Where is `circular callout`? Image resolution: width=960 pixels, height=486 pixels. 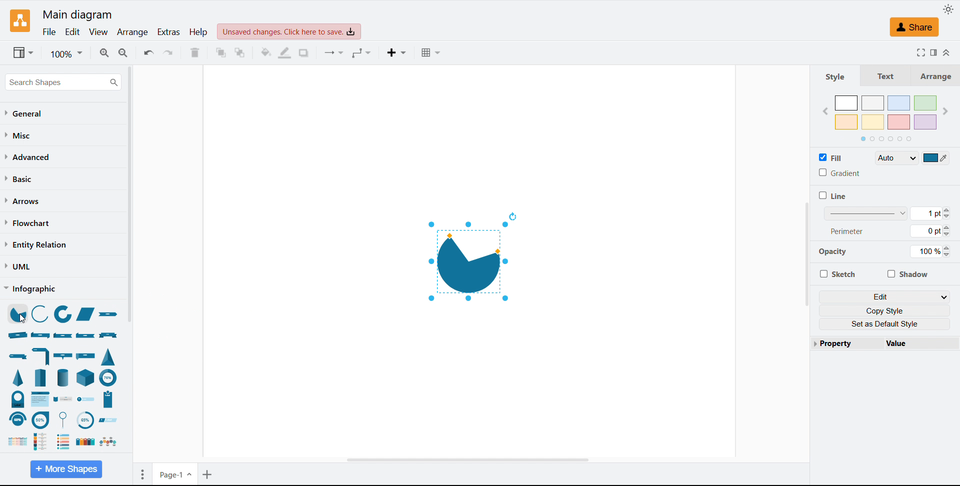
circular callout is located at coordinates (65, 419).